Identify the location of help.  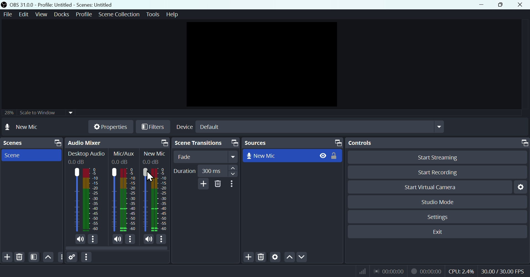
(172, 14).